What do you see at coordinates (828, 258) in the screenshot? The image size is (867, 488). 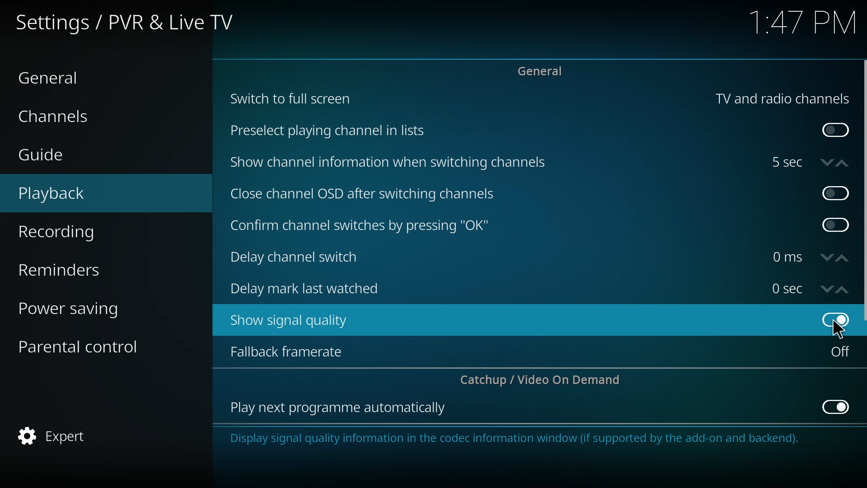 I see `decrease time` at bounding box center [828, 258].